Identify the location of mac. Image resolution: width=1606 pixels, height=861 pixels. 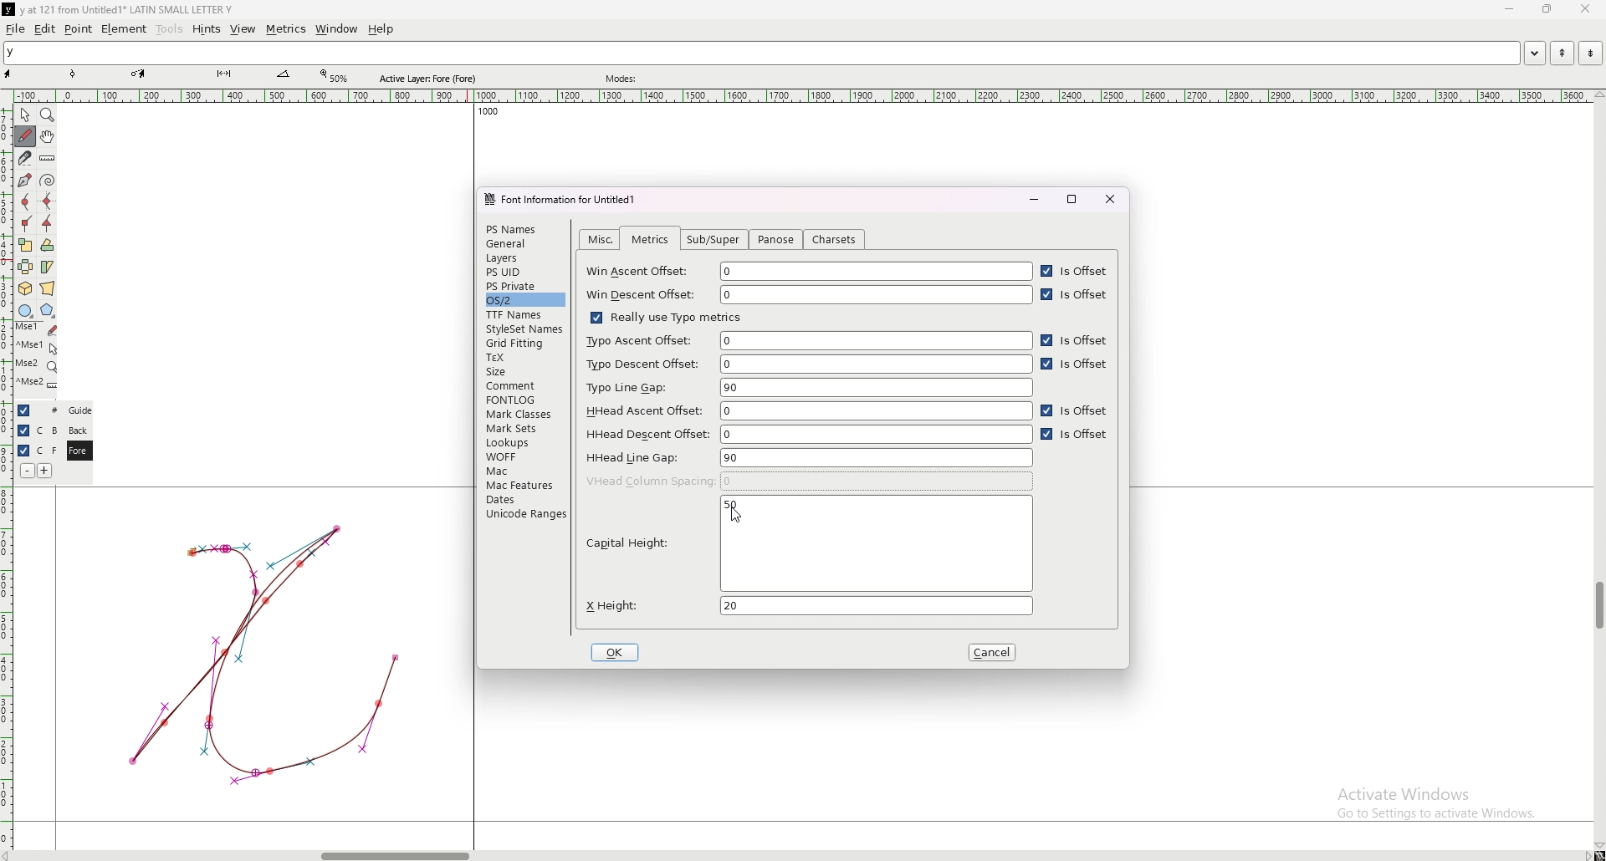
(523, 471).